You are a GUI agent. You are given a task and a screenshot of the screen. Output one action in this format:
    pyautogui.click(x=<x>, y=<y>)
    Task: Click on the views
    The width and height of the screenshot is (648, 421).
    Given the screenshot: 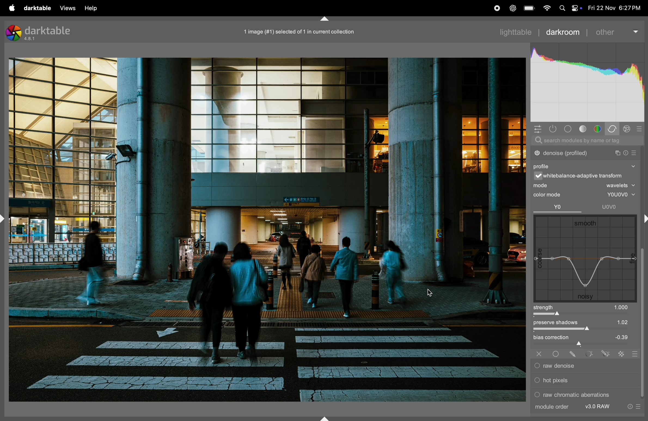 What is the action you would take?
    pyautogui.click(x=68, y=8)
    